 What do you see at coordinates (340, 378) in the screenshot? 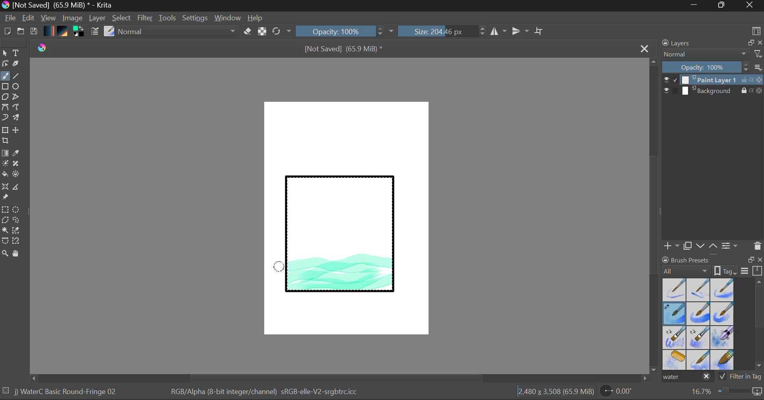
I see `Scroll Bar` at bounding box center [340, 378].